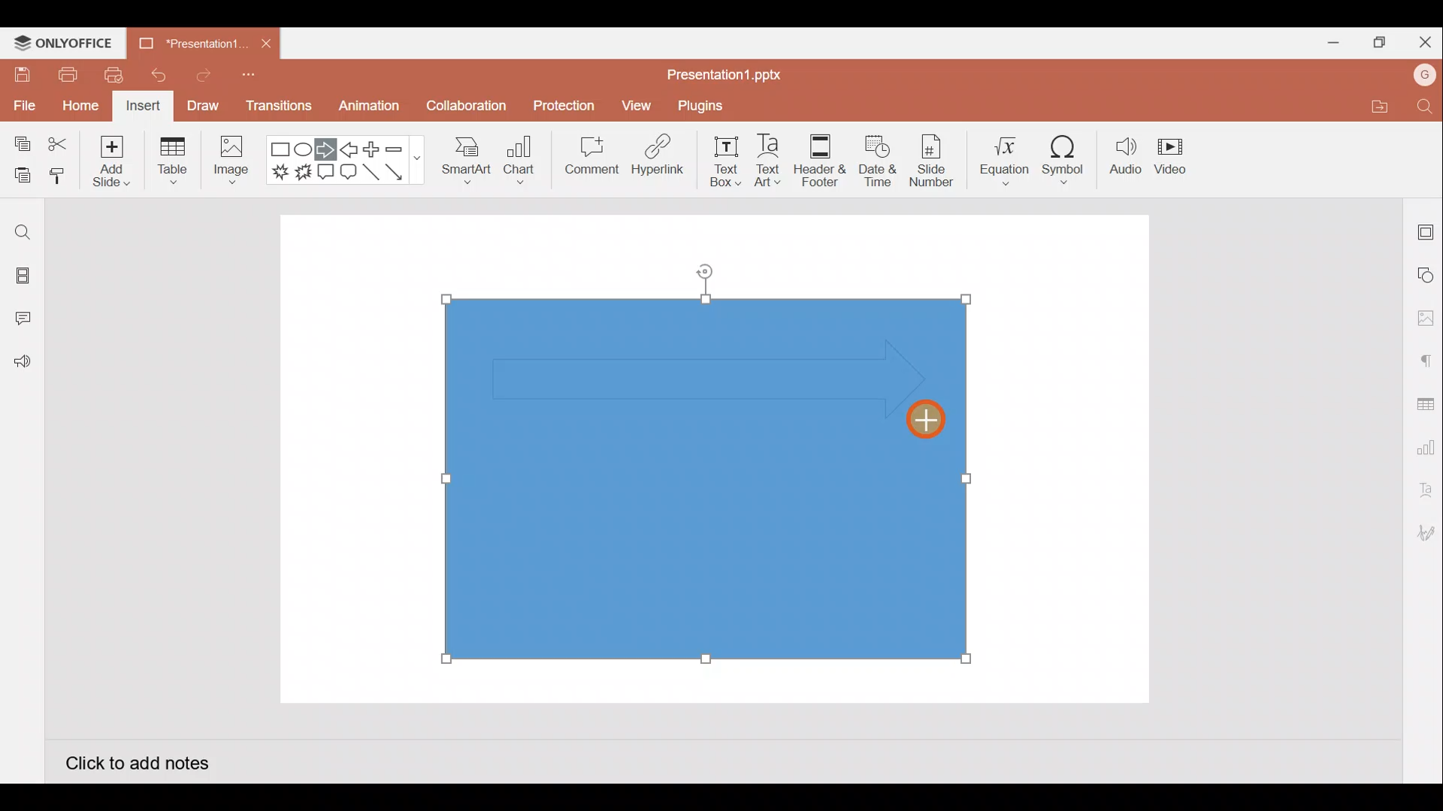 This screenshot has height=811, width=1443. What do you see at coordinates (727, 161) in the screenshot?
I see `Text box` at bounding box center [727, 161].